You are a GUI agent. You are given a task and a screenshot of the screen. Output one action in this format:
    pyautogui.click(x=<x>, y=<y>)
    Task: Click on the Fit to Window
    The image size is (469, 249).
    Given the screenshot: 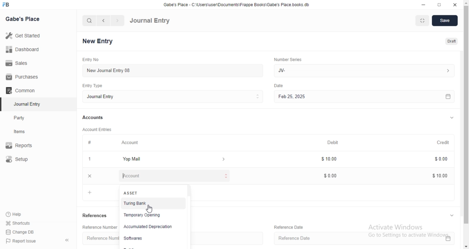 What is the action you would take?
    pyautogui.click(x=423, y=21)
    